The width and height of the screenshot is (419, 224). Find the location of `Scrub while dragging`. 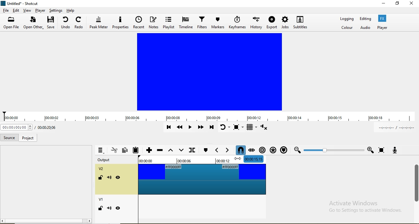

Scrub while dragging is located at coordinates (252, 149).